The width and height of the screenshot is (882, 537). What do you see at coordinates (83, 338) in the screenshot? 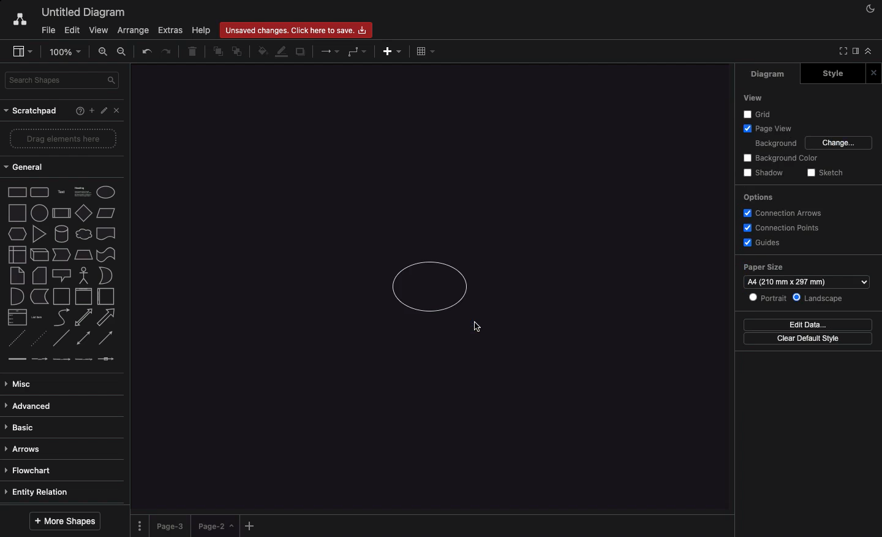
I see `bidirectional connector ` at bounding box center [83, 338].